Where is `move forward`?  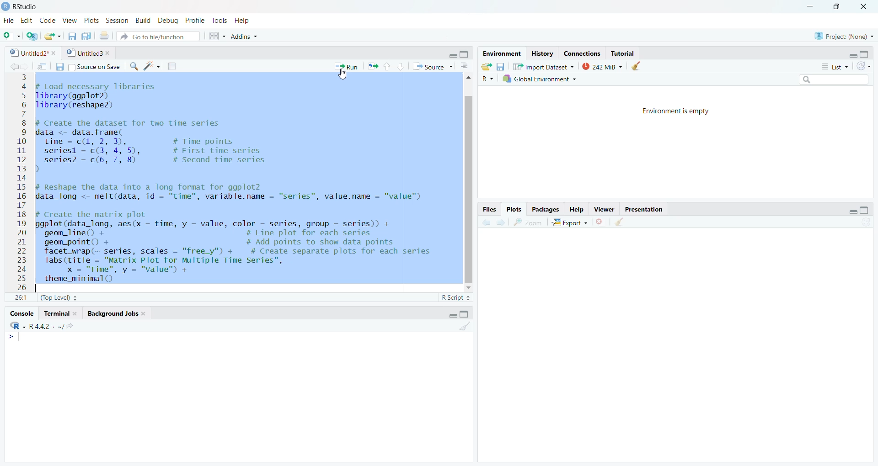 move forward is located at coordinates (26, 66).